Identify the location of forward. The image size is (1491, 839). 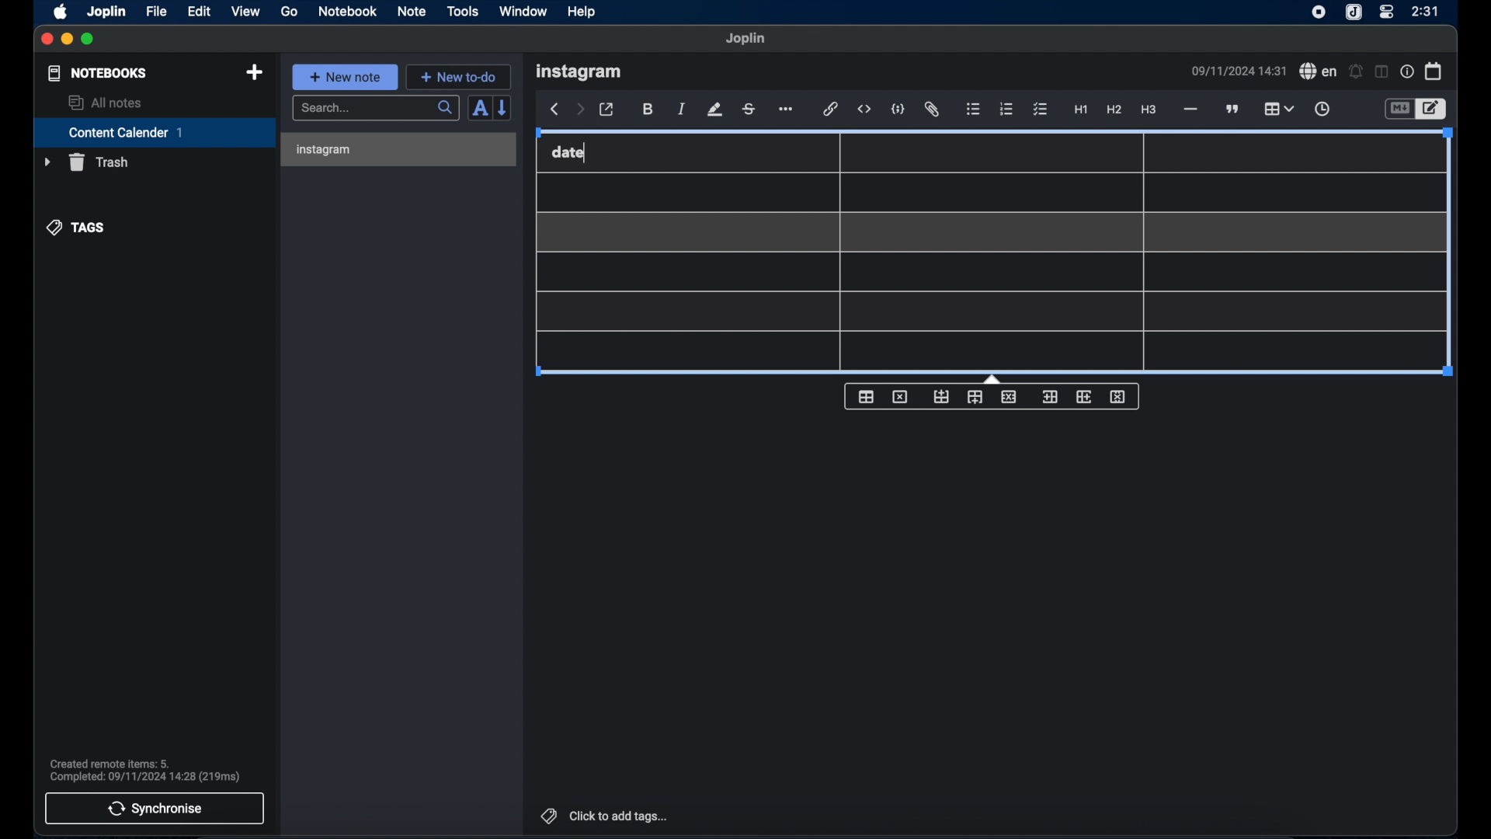
(579, 110).